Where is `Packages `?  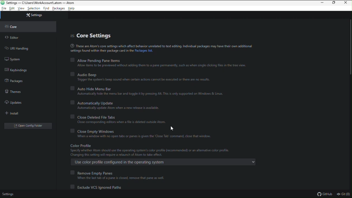
Packages  is located at coordinates (59, 9).